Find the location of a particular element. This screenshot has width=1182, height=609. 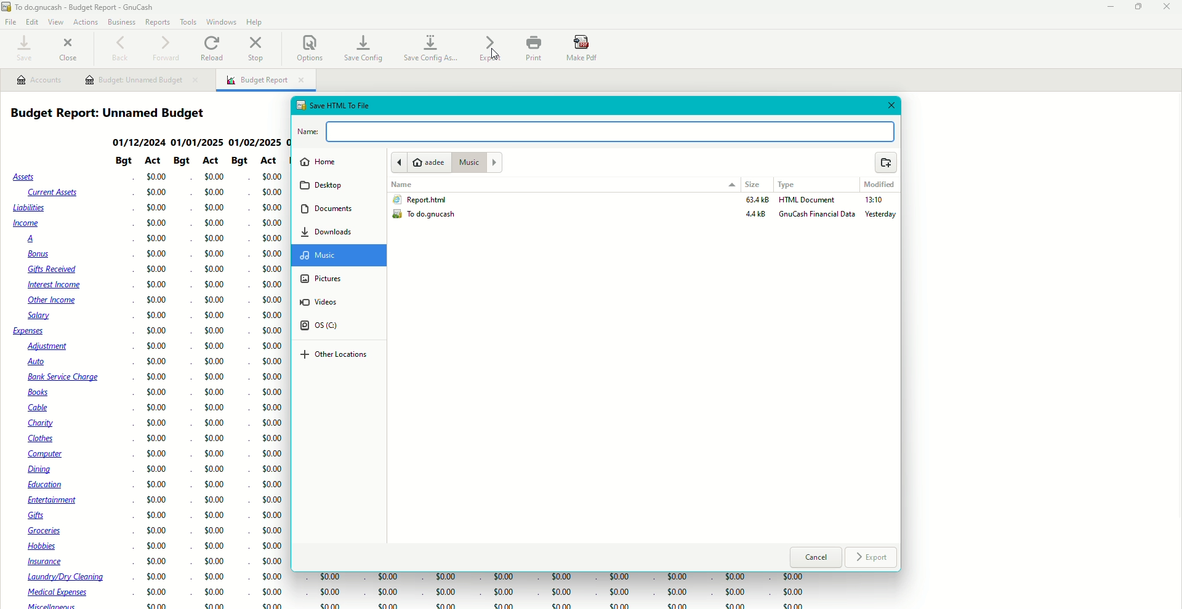

Parameters is located at coordinates (195, 162).